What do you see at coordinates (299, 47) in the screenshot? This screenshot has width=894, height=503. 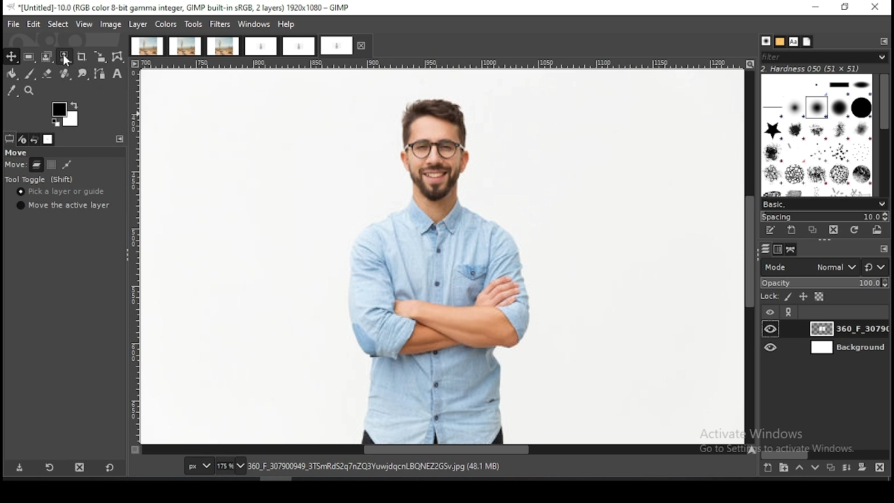 I see `project tab` at bounding box center [299, 47].